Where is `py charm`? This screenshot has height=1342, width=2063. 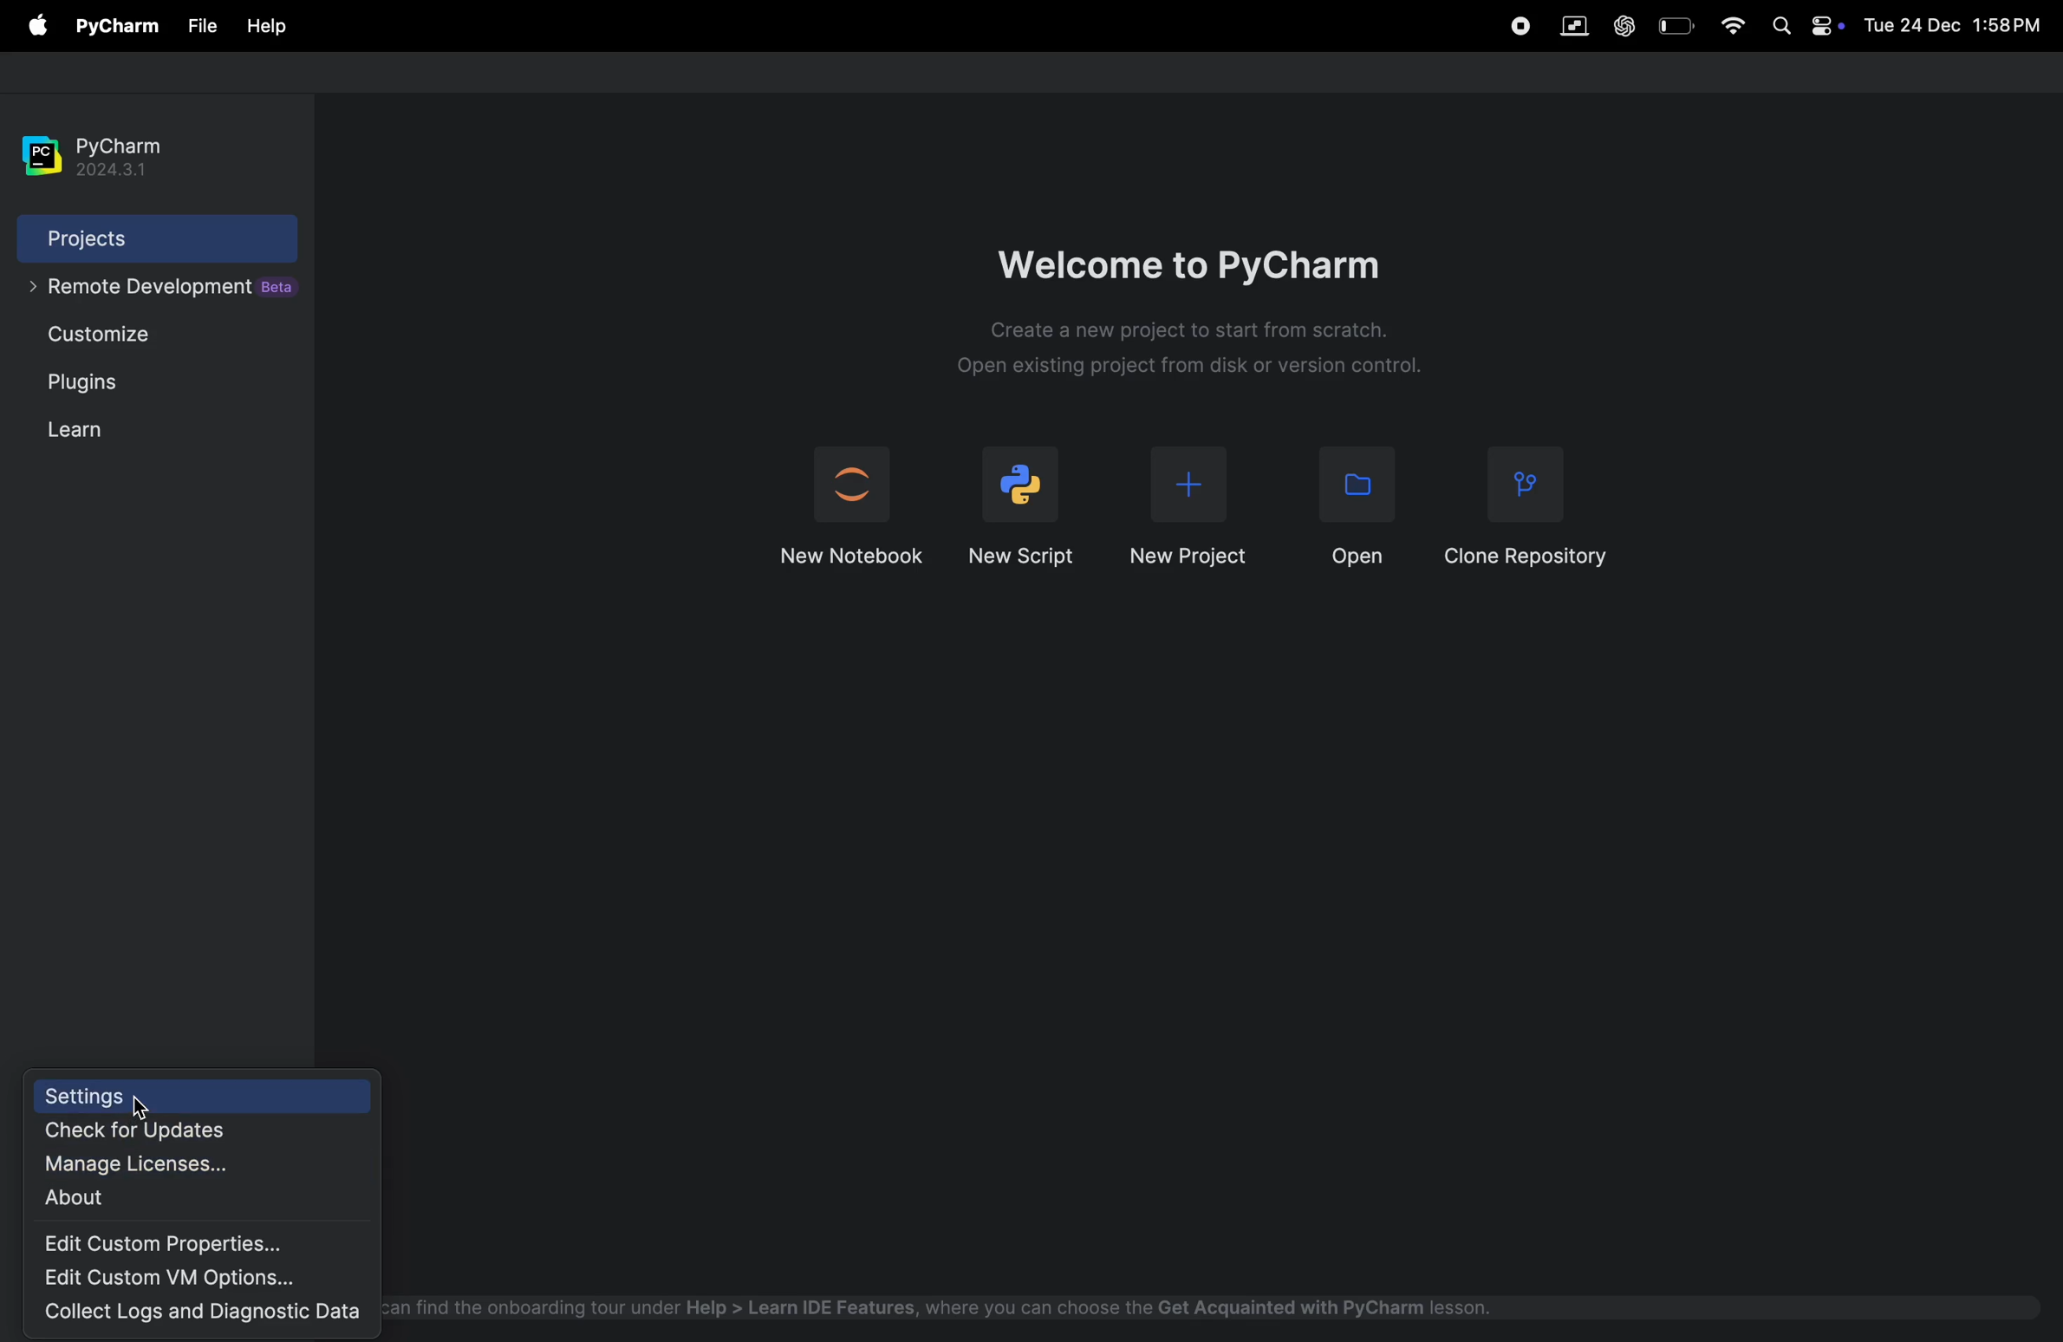
py charm is located at coordinates (118, 24).